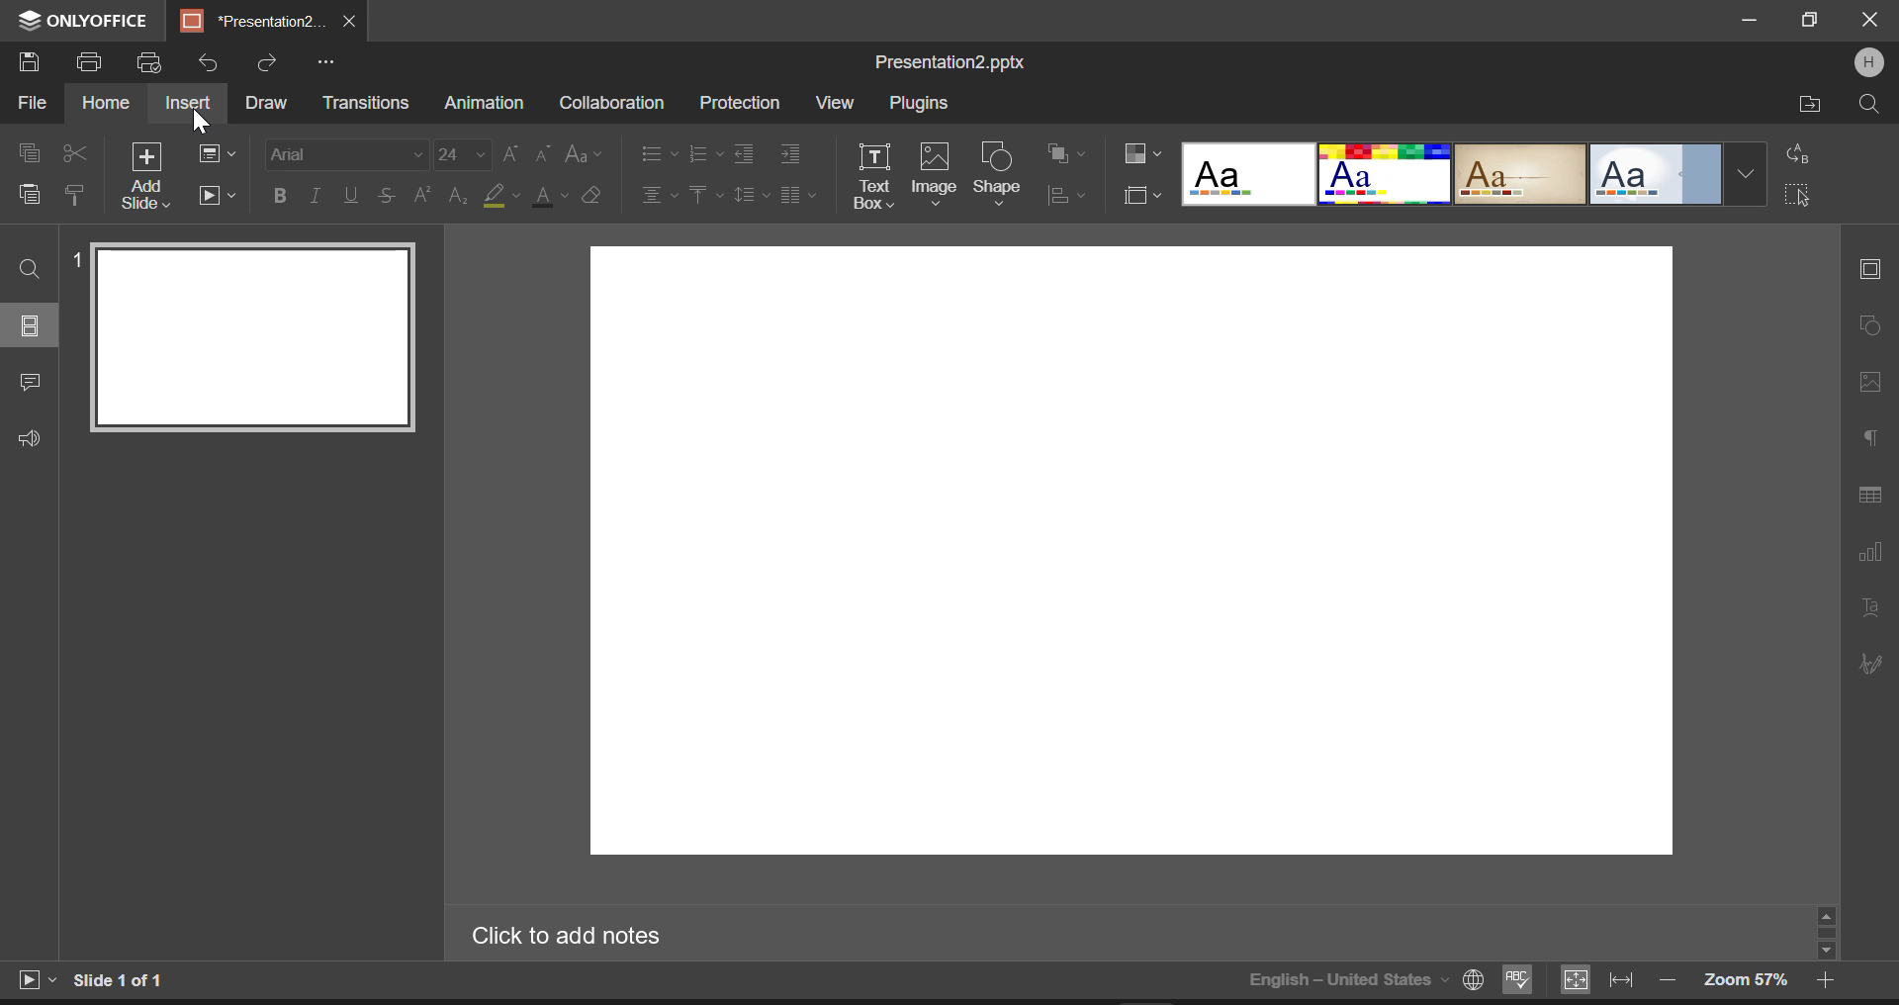  I want to click on Shape, so click(998, 174).